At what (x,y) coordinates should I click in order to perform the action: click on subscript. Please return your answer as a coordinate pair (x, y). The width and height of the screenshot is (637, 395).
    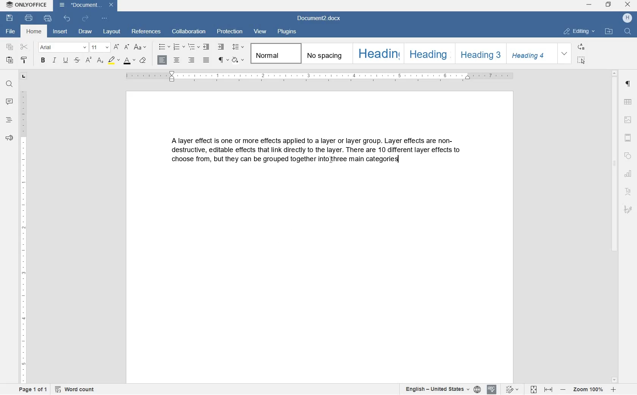
    Looking at the image, I should click on (101, 61).